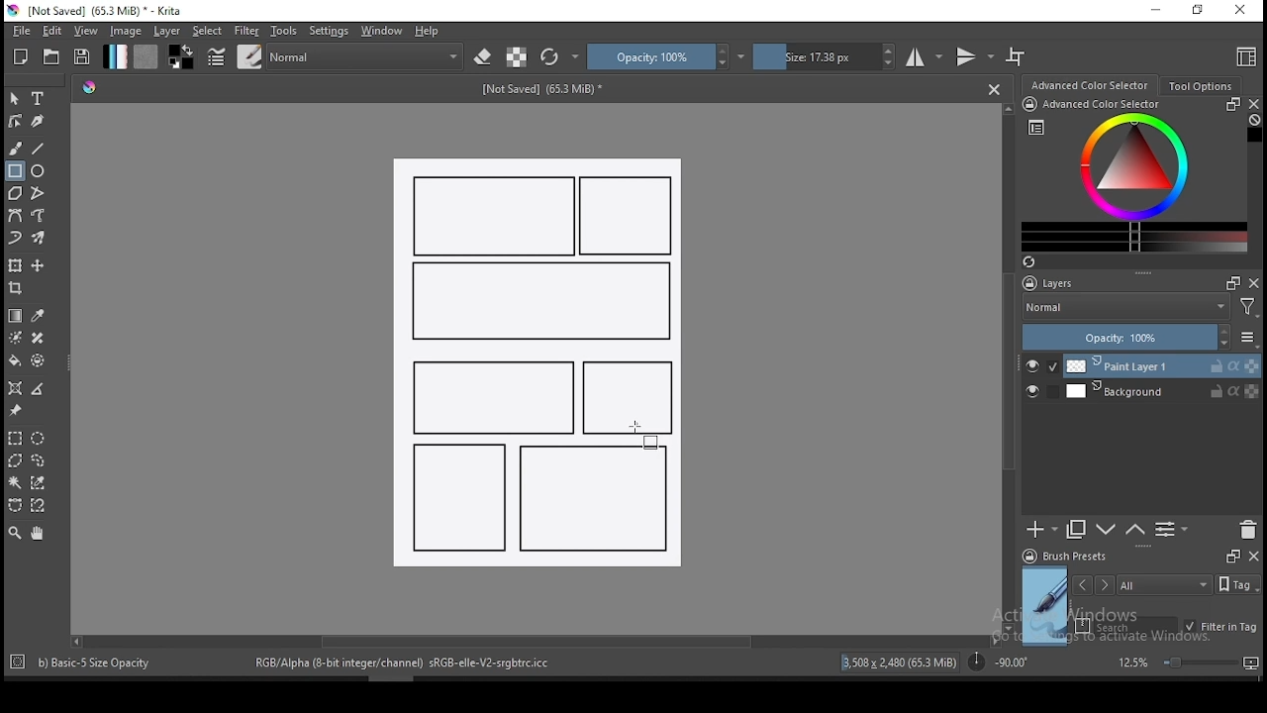 The width and height of the screenshot is (1267, 713). Describe the element at coordinates (245, 31) in the screenshot. I see `filter` at that location.